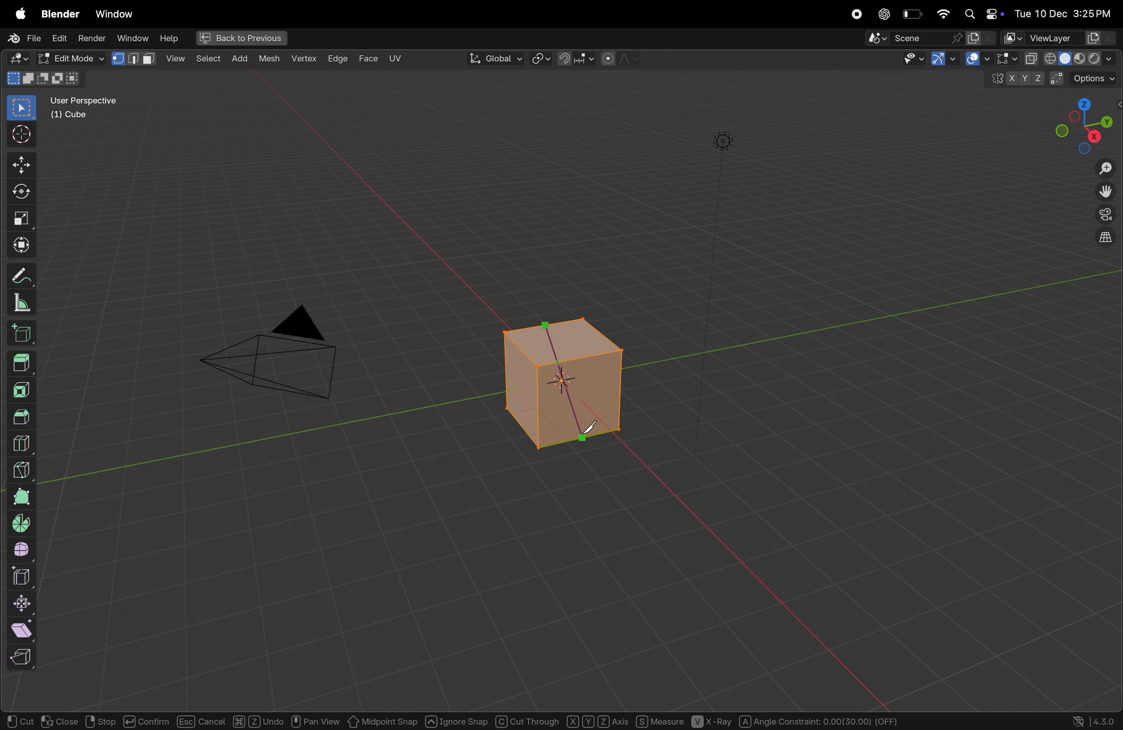  What do you see at coordinates (26, 442) in the screenshot?
I see `loop cut` at bounding box center [26, 442].